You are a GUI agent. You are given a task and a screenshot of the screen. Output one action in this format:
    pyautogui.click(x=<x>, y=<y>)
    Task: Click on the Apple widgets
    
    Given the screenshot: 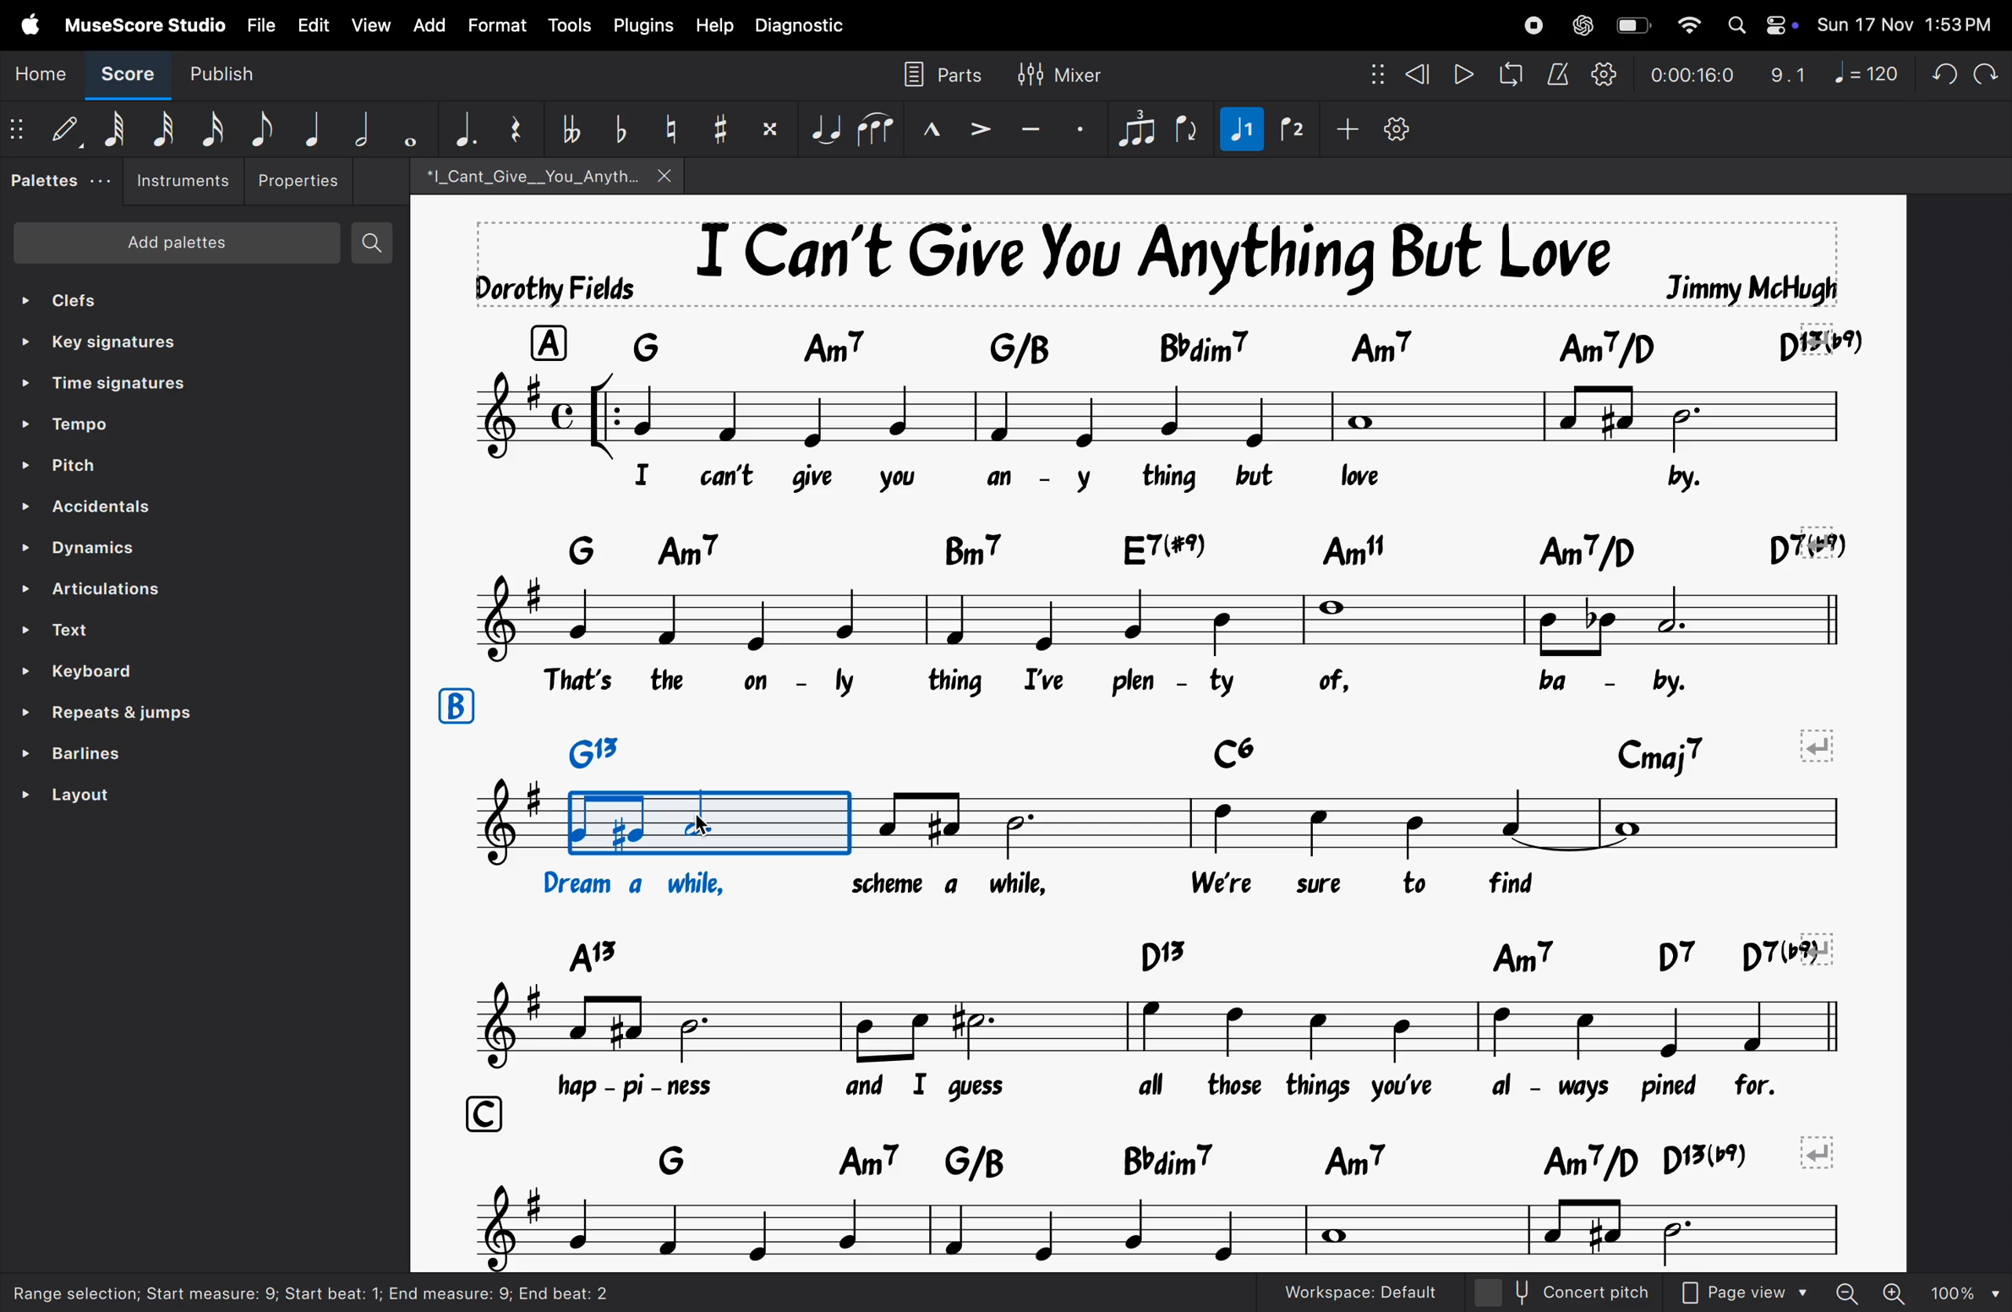 What is the action you would take?
    pyautogui.click(x=1762, y=25)
    